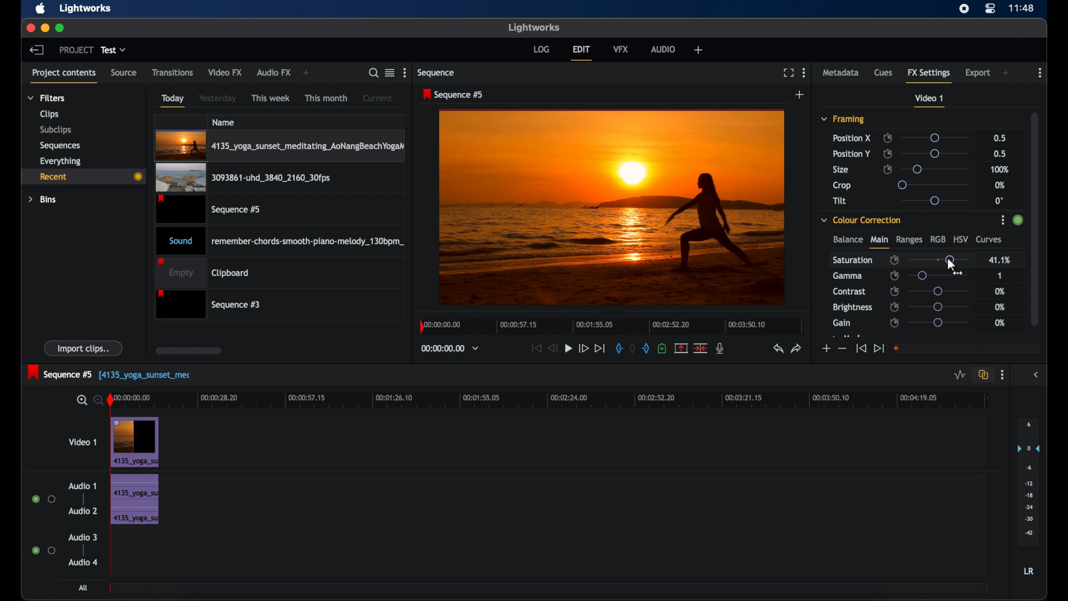 The width and height of the screenshot is (1068, 601). What do you see at coordinates (133, 499) in the screenshot?
I see `audio ` at bounding box center [133, 499].